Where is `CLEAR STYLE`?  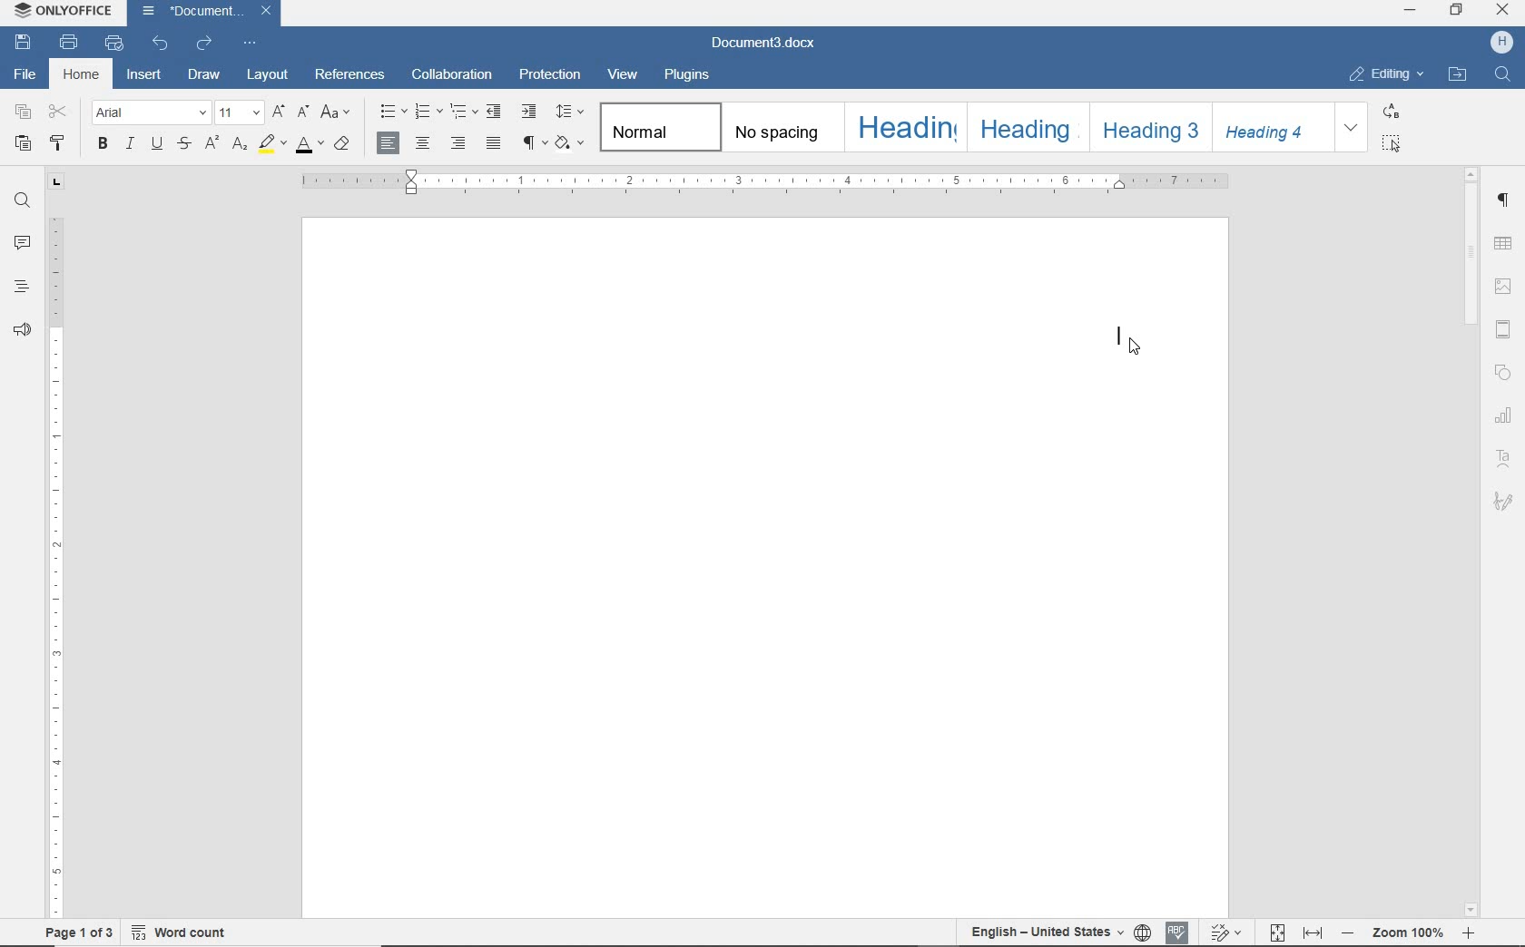 CLEAR STYLE is located at coordinates (344, 143).